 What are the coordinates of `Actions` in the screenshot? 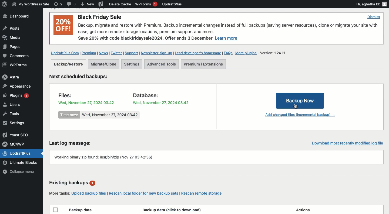 It's located at (301, 210).